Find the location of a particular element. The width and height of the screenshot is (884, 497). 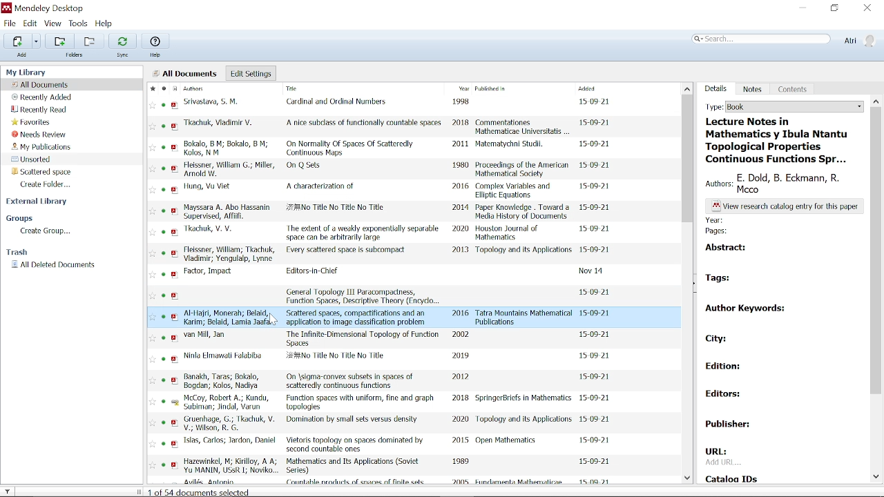

title is located at coordinates (320, 186).